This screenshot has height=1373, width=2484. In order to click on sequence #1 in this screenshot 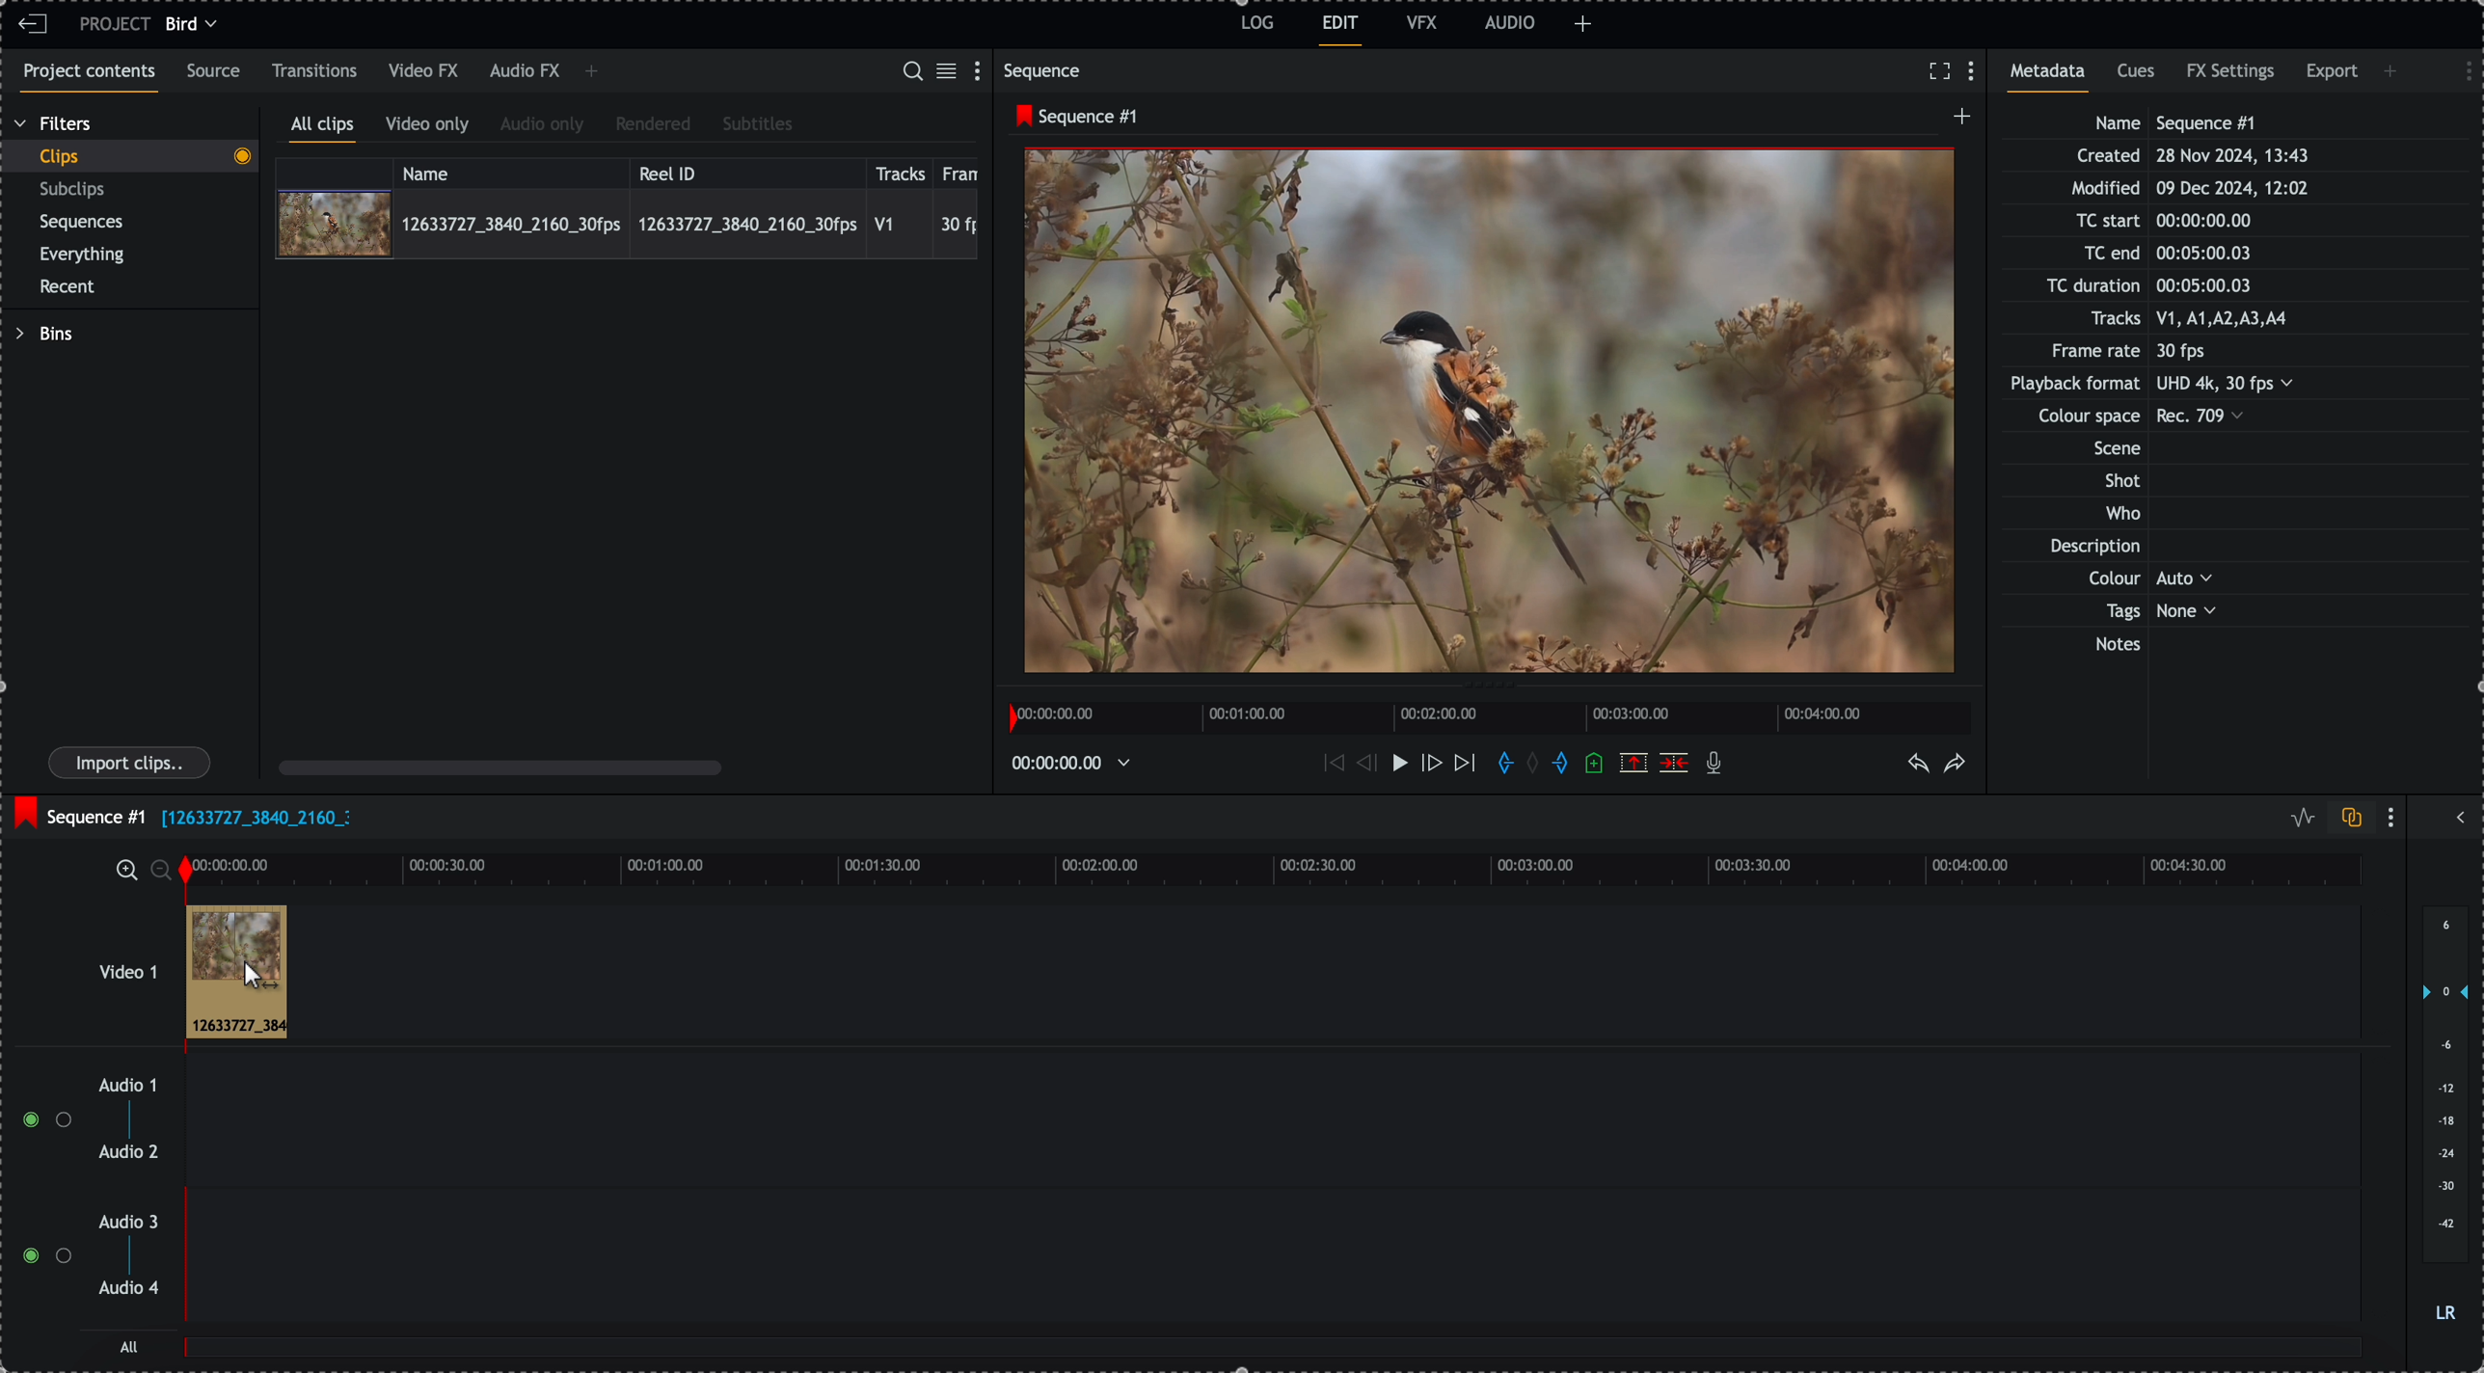, I will do `click(1071, 117)`.